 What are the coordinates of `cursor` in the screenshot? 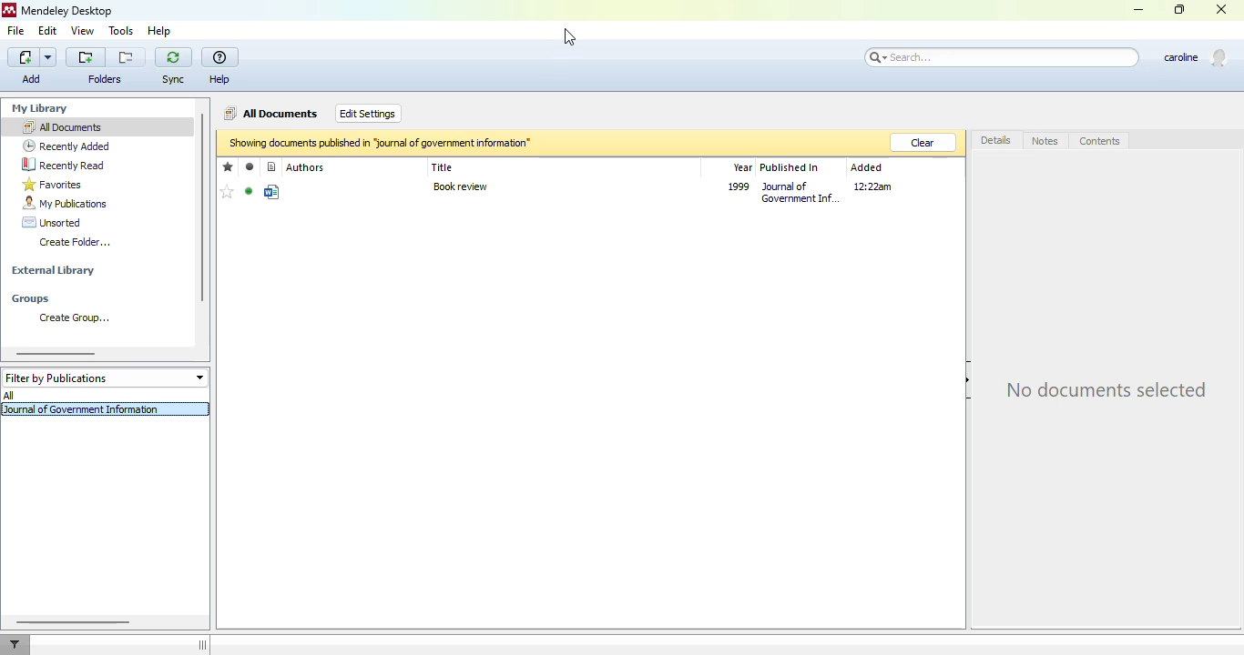 It's located at (570, 36).